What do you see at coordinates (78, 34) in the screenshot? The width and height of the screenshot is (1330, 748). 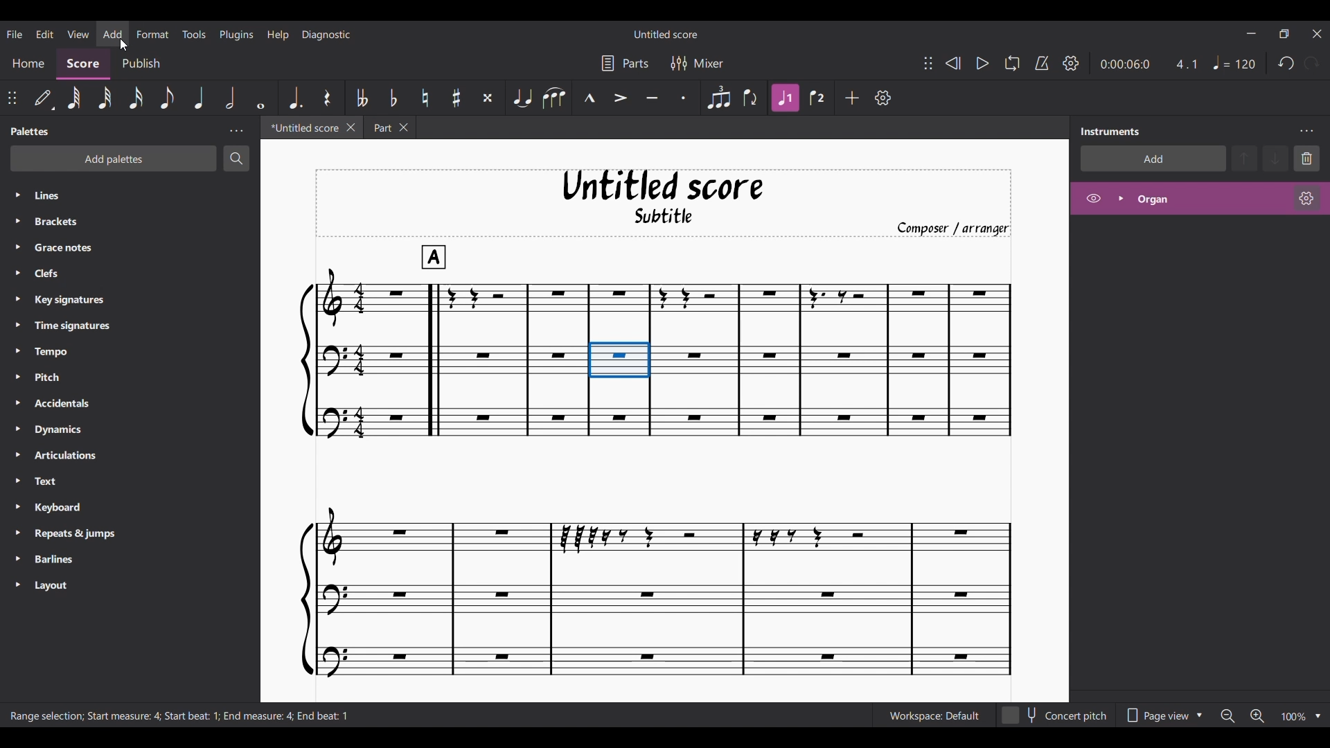 I see `View menu` at bounding box center [78, 34].